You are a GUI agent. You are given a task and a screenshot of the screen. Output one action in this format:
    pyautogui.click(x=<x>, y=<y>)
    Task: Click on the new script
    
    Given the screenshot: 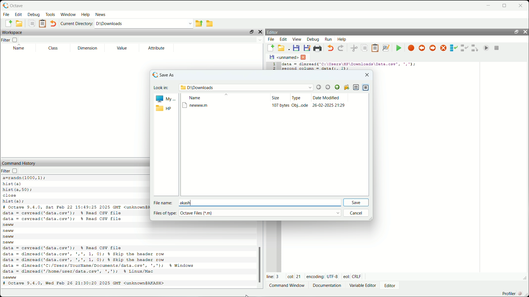 What is the action you would take?
    pyautogui.click(x=7, y=23)
    